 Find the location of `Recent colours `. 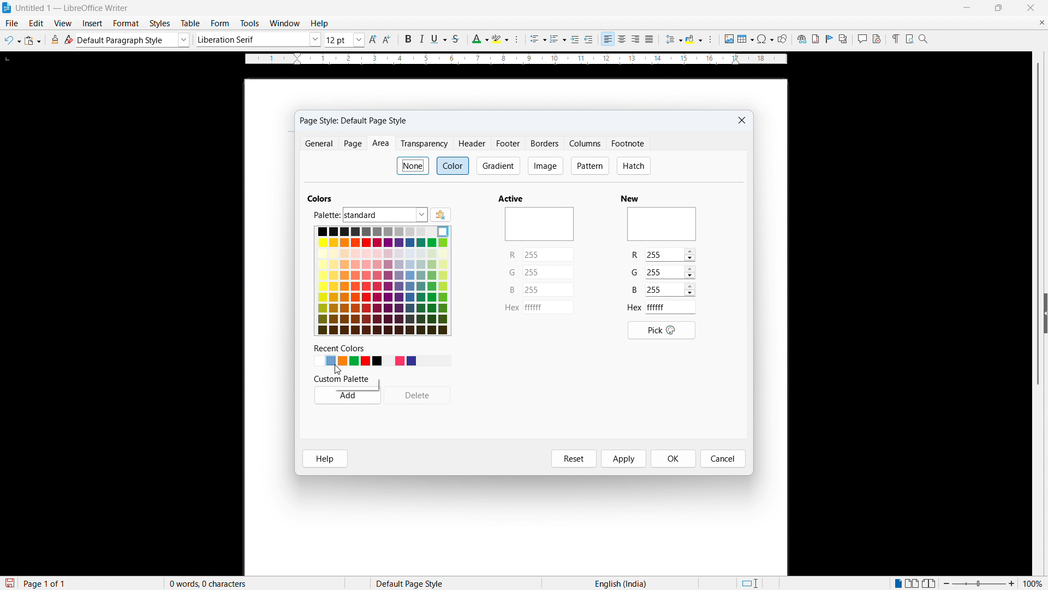

Recent colours  is located at coordinates (382, 361).